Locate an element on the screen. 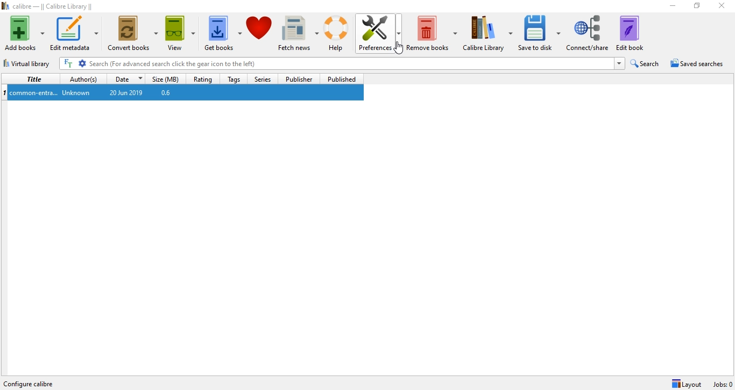  Author(s) is located at coordinates (84, 78).